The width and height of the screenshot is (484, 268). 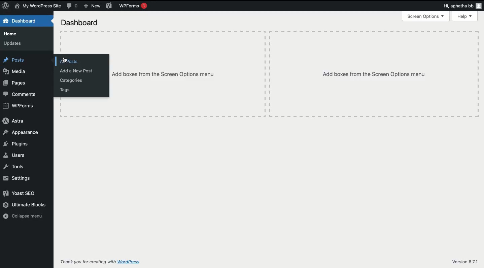 I want to click on Posts, so click(x=15, y=60).